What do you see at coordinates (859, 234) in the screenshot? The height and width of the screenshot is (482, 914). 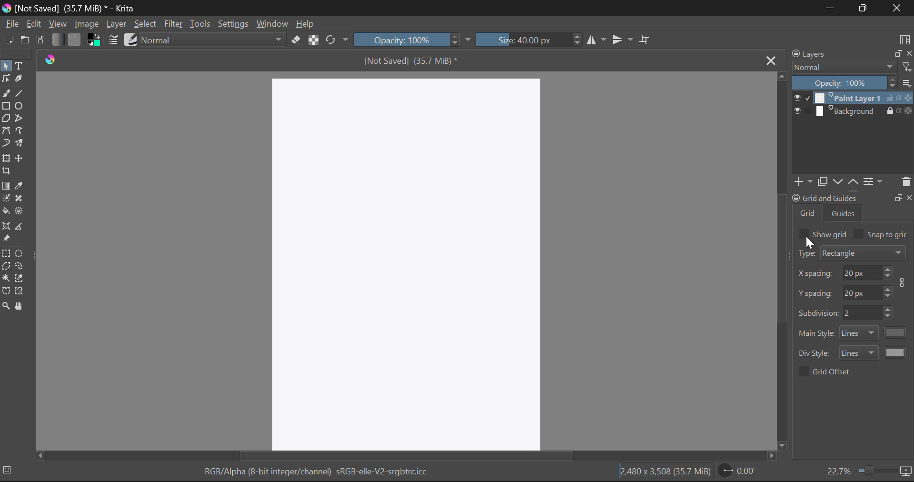 I see `checkbox` at bounding box center [859, 234].